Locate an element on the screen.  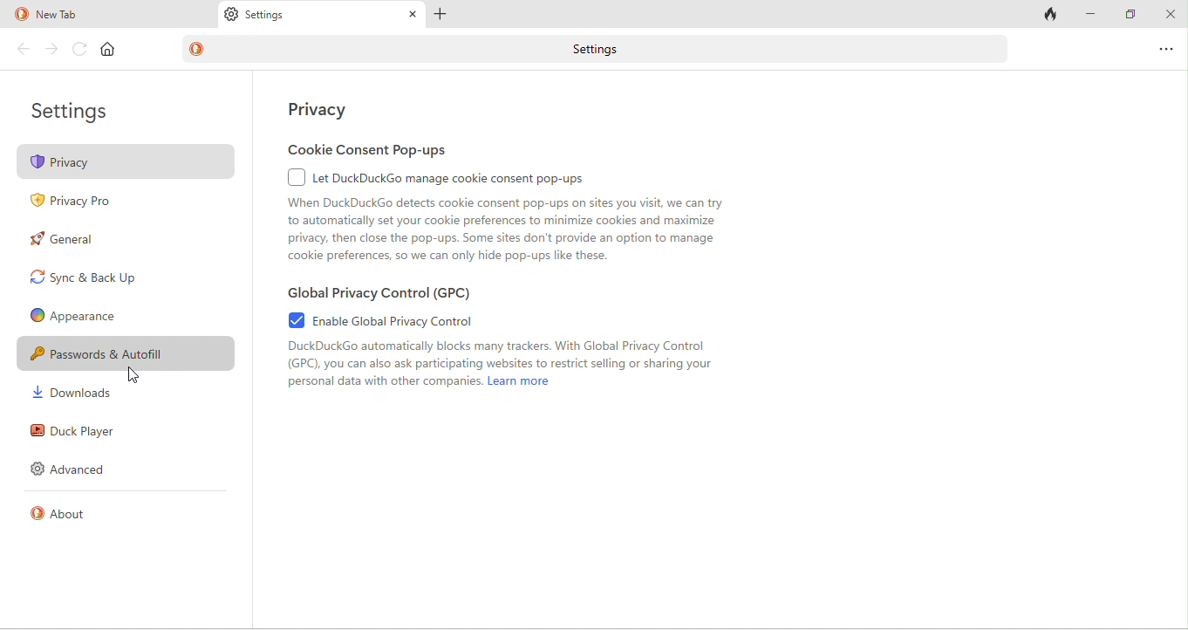
close tabs and clear data is located at coordinates (1052, 15).